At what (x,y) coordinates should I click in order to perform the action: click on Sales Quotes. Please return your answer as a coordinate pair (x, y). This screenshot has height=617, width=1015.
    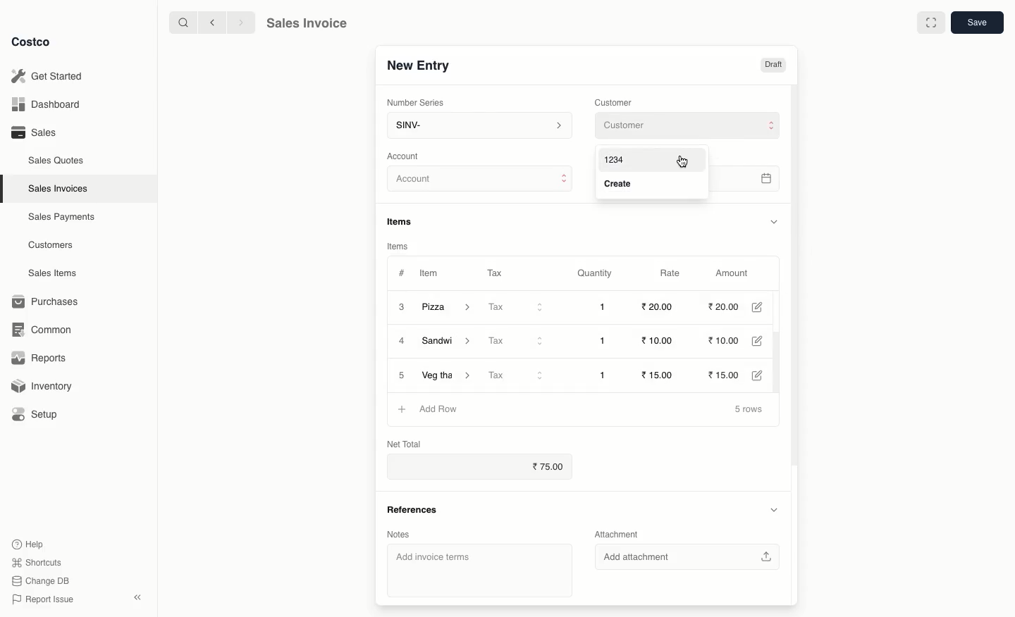
    Looking at the image, I should click on (58, 160).